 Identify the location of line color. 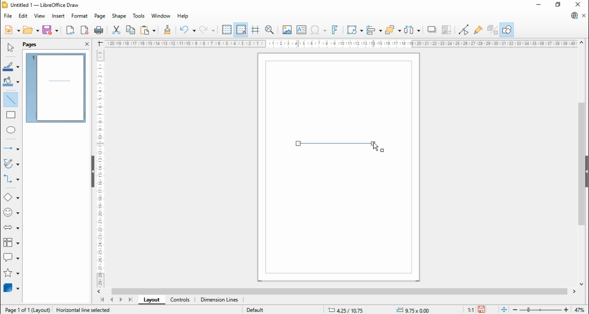
(11, 67).